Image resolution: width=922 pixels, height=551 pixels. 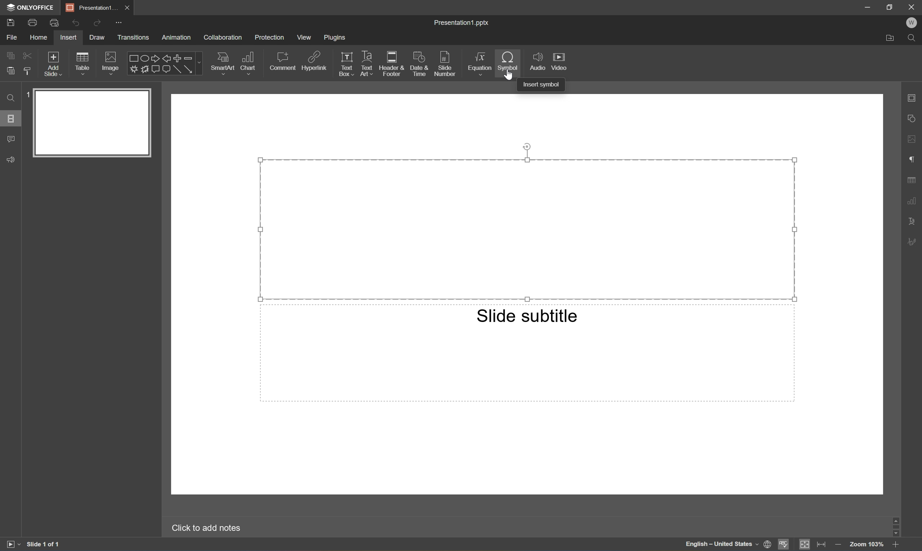 I want to click on Add slide, so click(x=52, y=63).